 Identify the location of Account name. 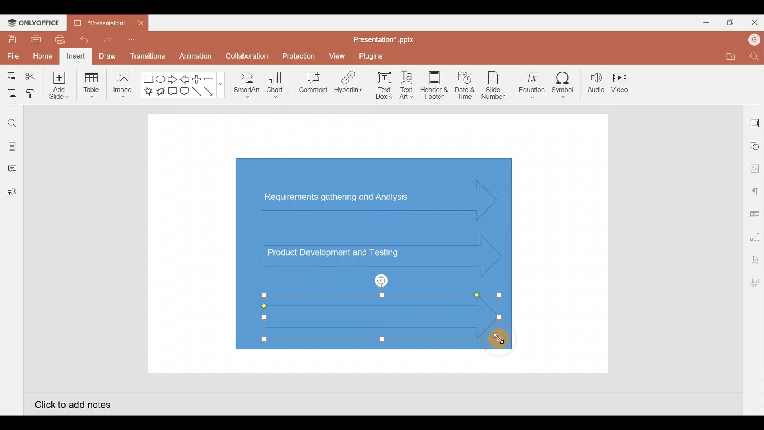
(754, 40).